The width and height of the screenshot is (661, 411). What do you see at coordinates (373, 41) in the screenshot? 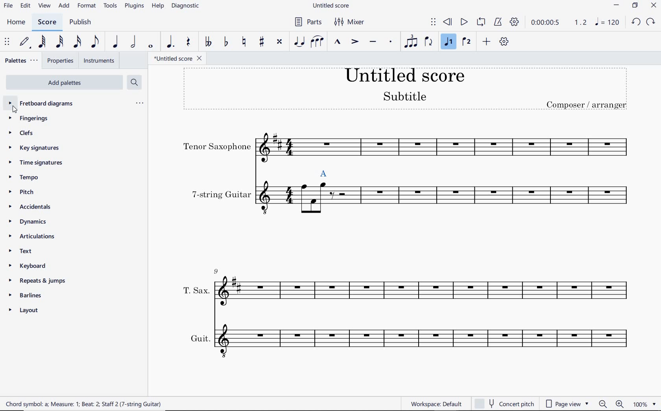
I see `TENUTO` at bounding box center [373, 41].